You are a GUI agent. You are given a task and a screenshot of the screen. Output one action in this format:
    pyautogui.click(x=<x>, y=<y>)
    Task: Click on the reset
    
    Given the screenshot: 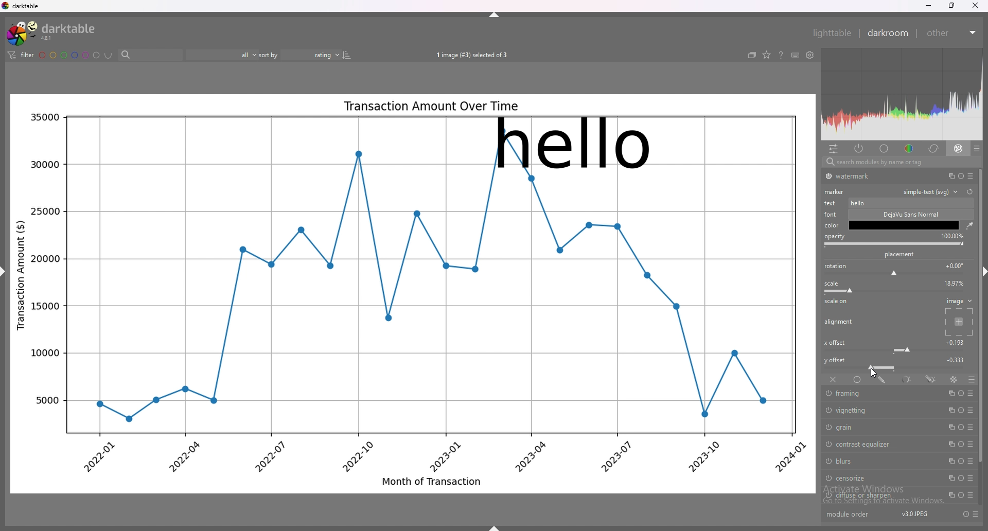 What is the action you would take?
    pyautogui.click(x=959, y=494)
    